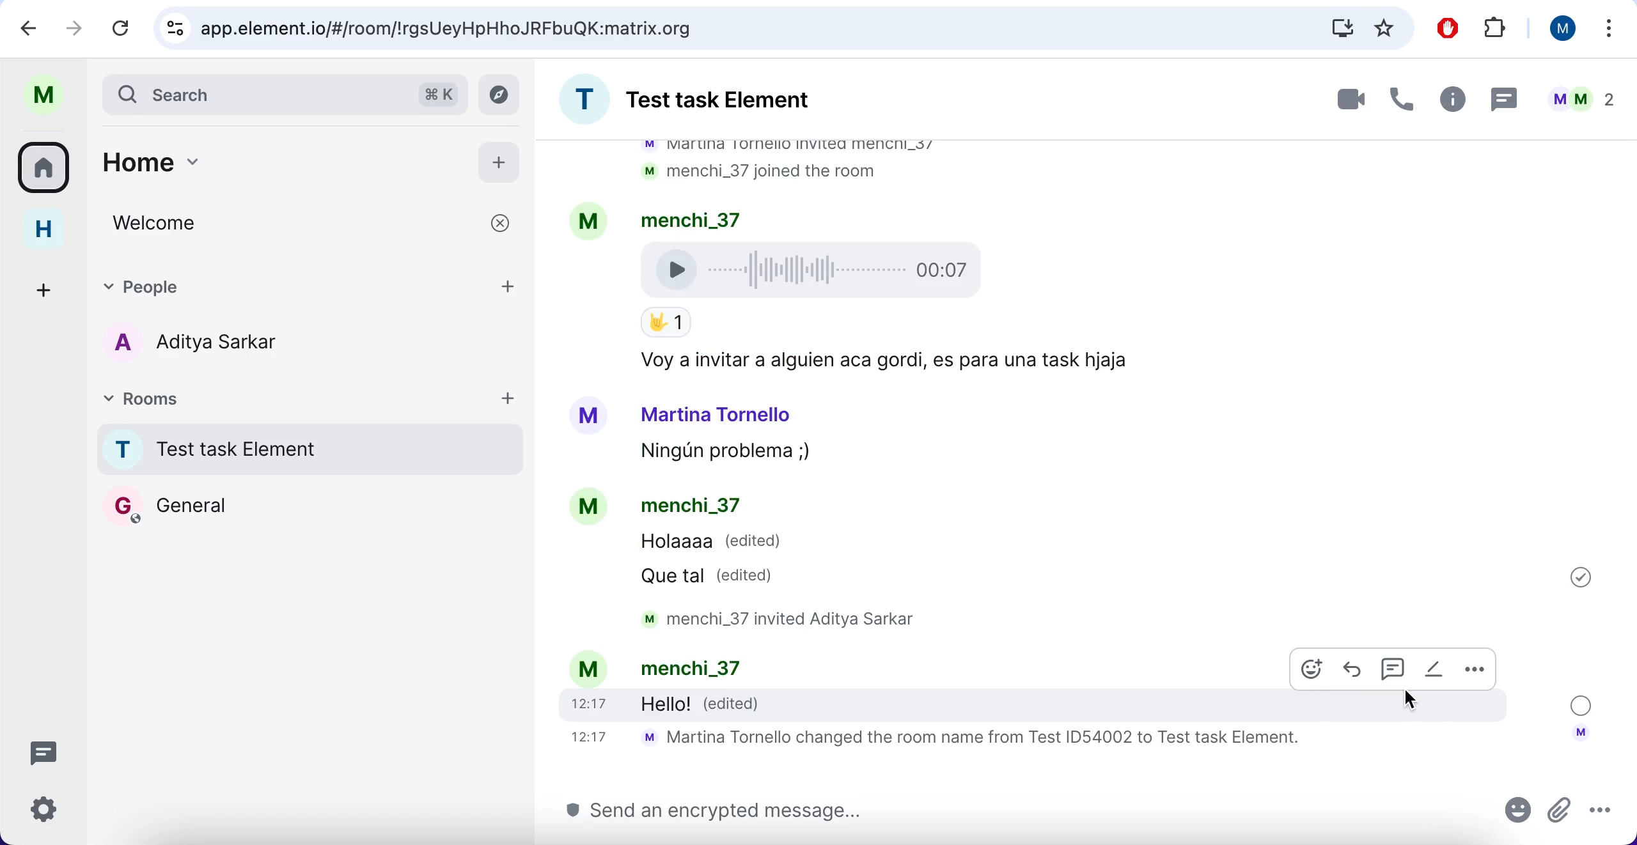  What do you see at coordinates (1585, 102) in the screenshot?
I see `user chats` at bounding box center [1585, 102].